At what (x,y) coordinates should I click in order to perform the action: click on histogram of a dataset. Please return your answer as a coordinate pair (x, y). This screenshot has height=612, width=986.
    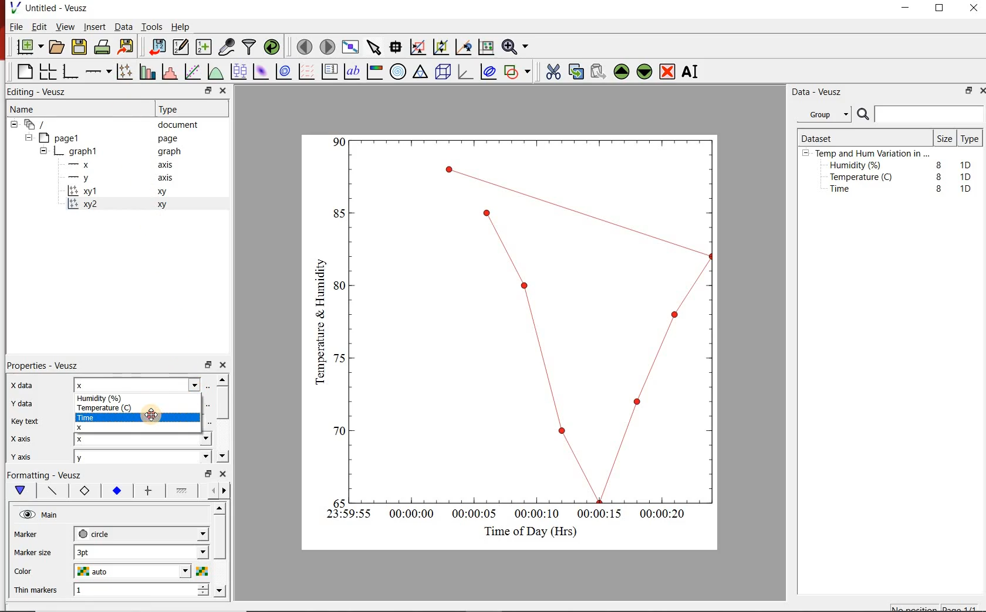
    Looking at the image, I should click on (171, 72).